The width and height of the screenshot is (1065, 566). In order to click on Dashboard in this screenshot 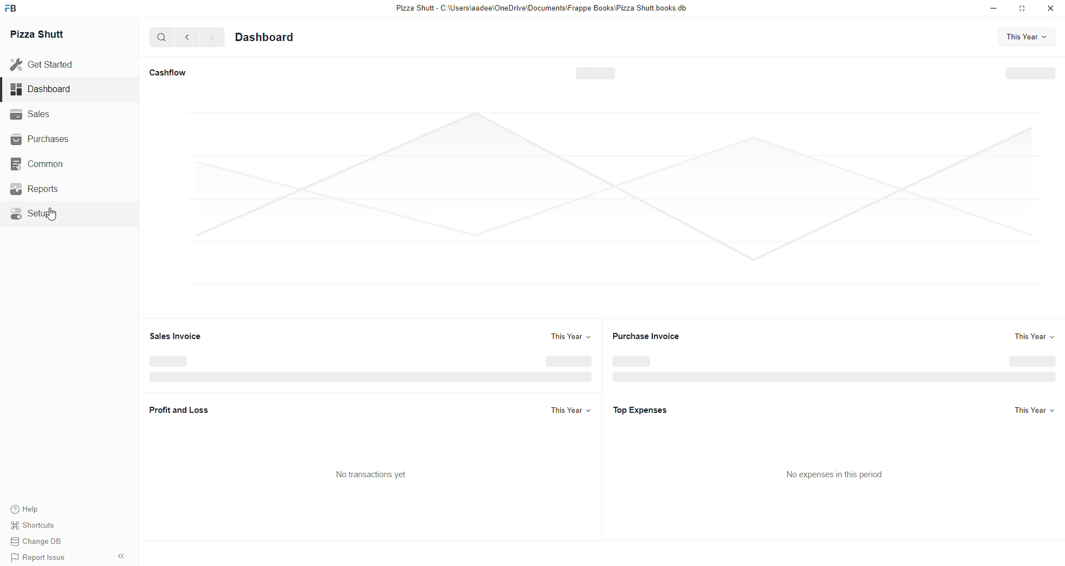, I will do `click(276, 37)`.